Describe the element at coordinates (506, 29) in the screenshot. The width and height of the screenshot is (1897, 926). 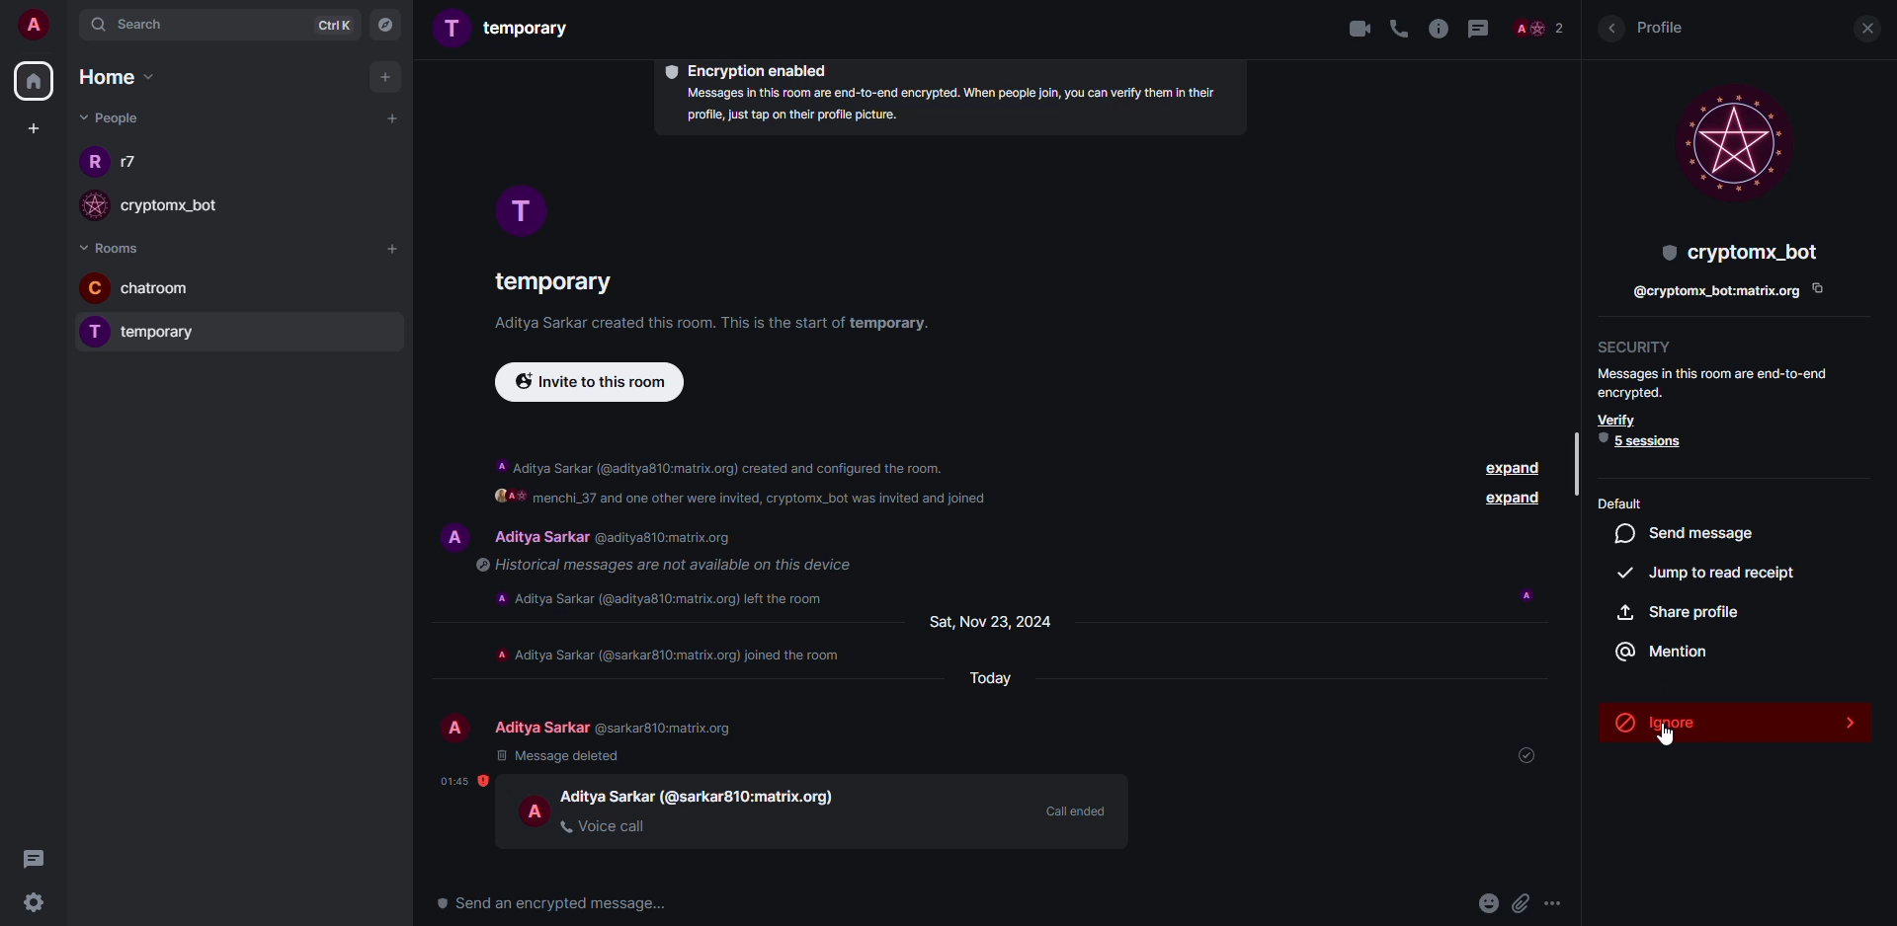
I see `room` at that location.